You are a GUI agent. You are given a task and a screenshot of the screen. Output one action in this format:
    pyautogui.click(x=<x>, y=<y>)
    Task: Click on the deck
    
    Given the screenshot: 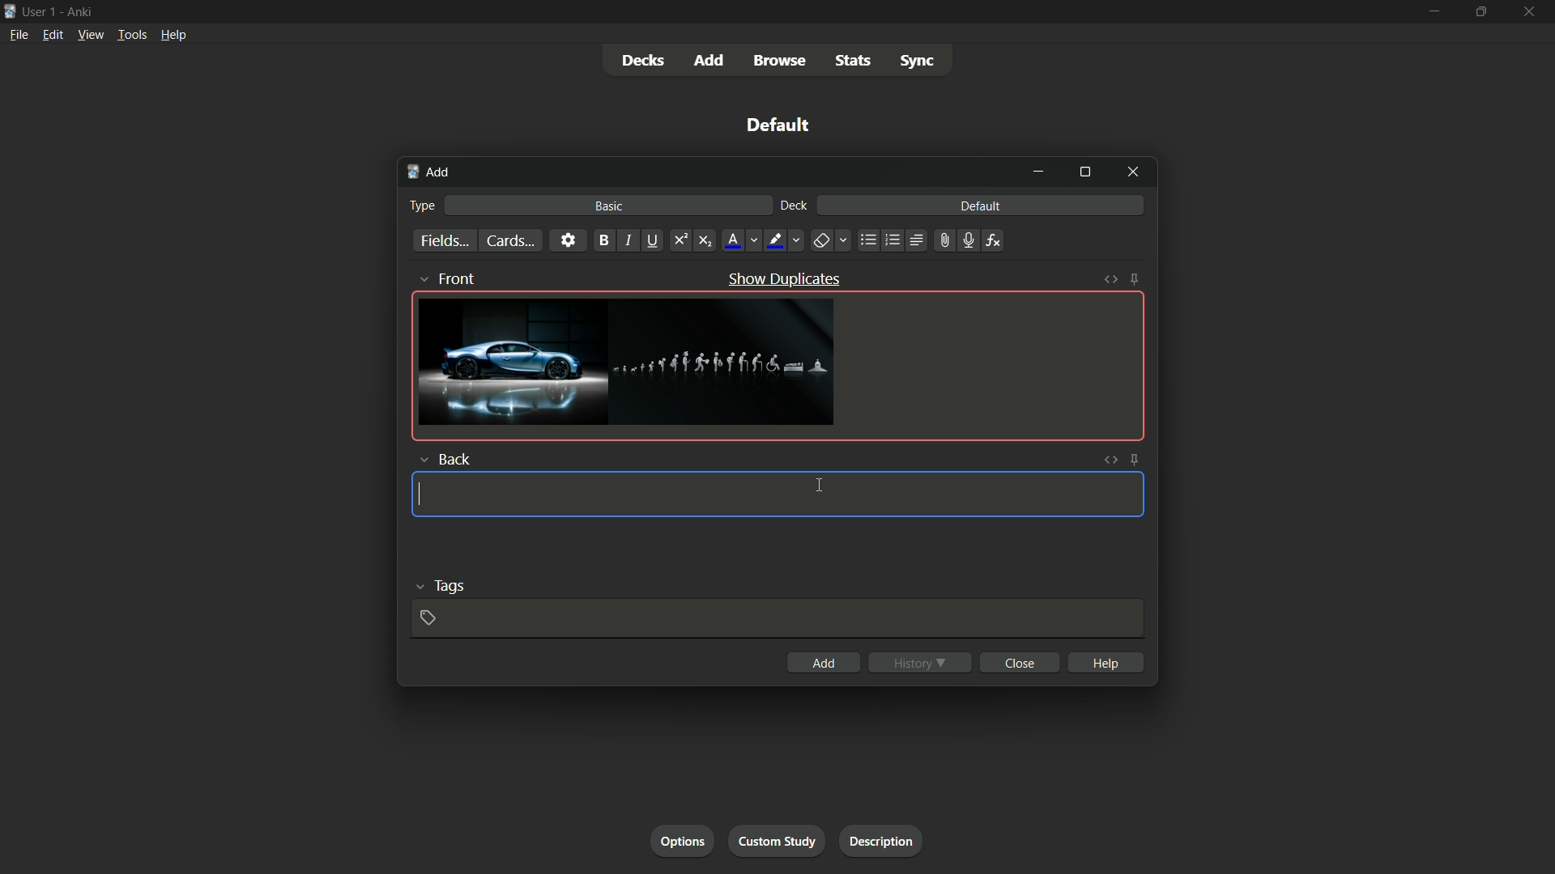 What is the action you would take?
    pyautogui.click(x=795, y=206)
    